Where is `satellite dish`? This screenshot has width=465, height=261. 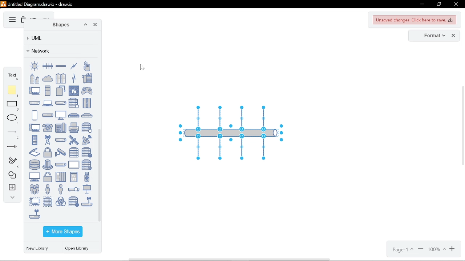 satellite dish is located at coordinates (87, 140).